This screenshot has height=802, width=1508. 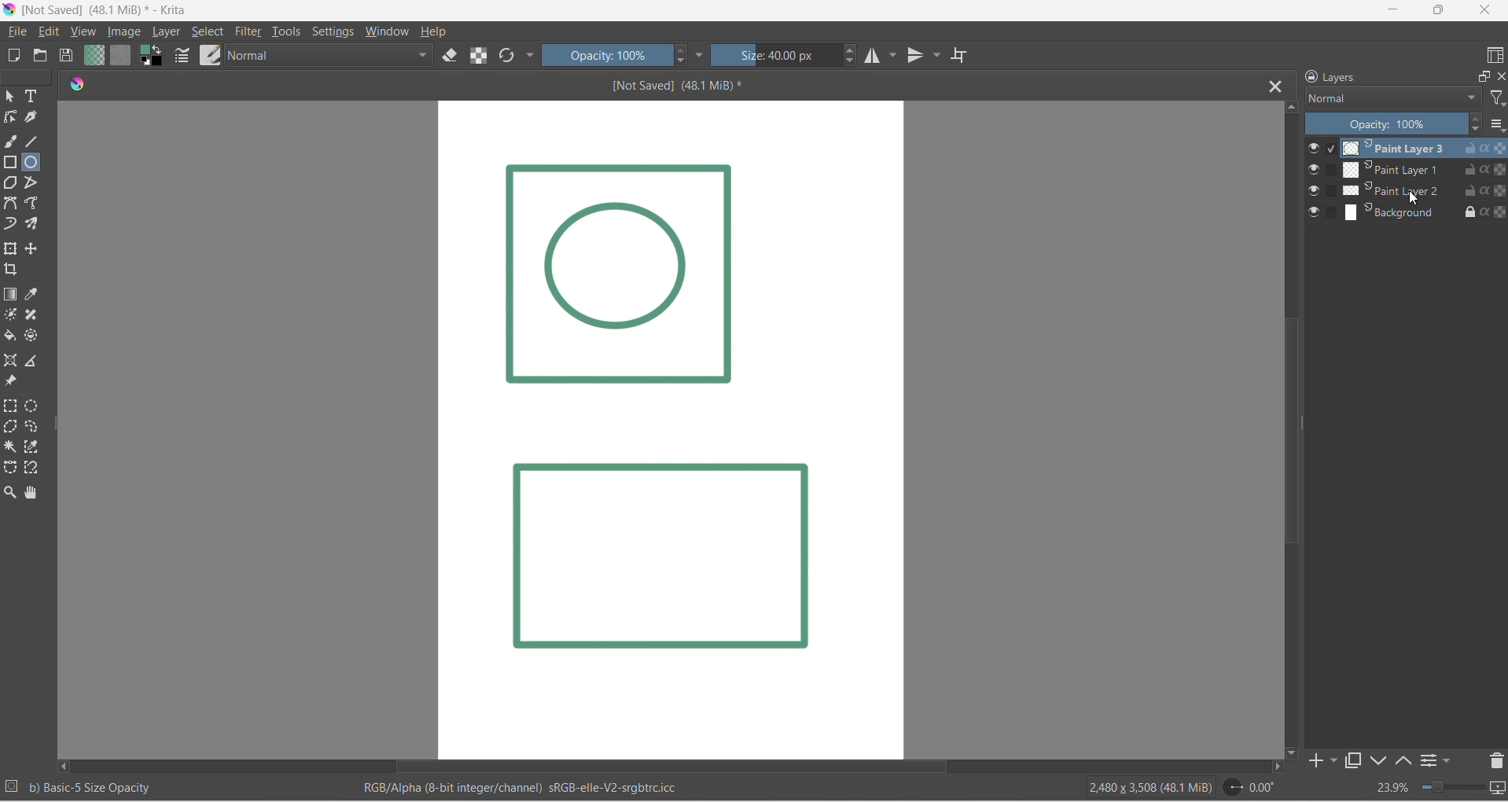 I want to click on RGB/Alpha (8-bit integer/channel) sRGB-elle-V2-srgbtrc.icc, so click(x=538, y=791).